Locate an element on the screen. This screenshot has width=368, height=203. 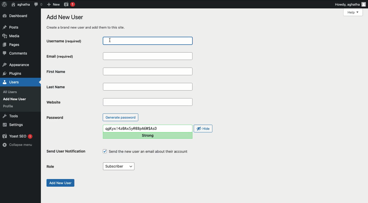
Last name is located at coordinates (74, 87).